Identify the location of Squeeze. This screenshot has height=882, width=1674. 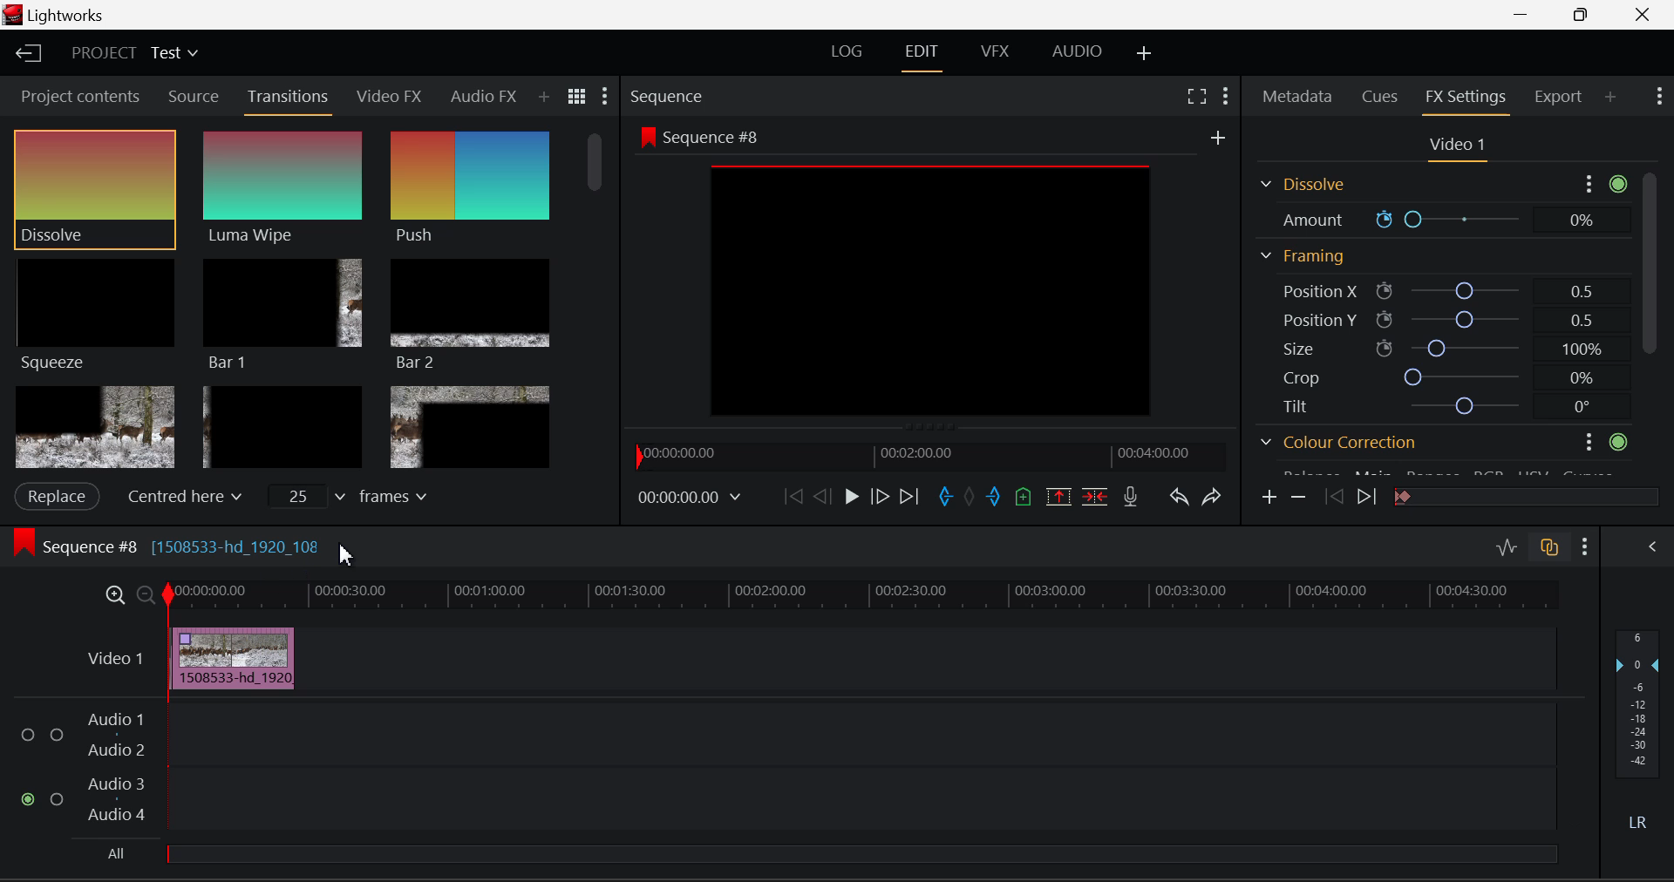
(95, 314).